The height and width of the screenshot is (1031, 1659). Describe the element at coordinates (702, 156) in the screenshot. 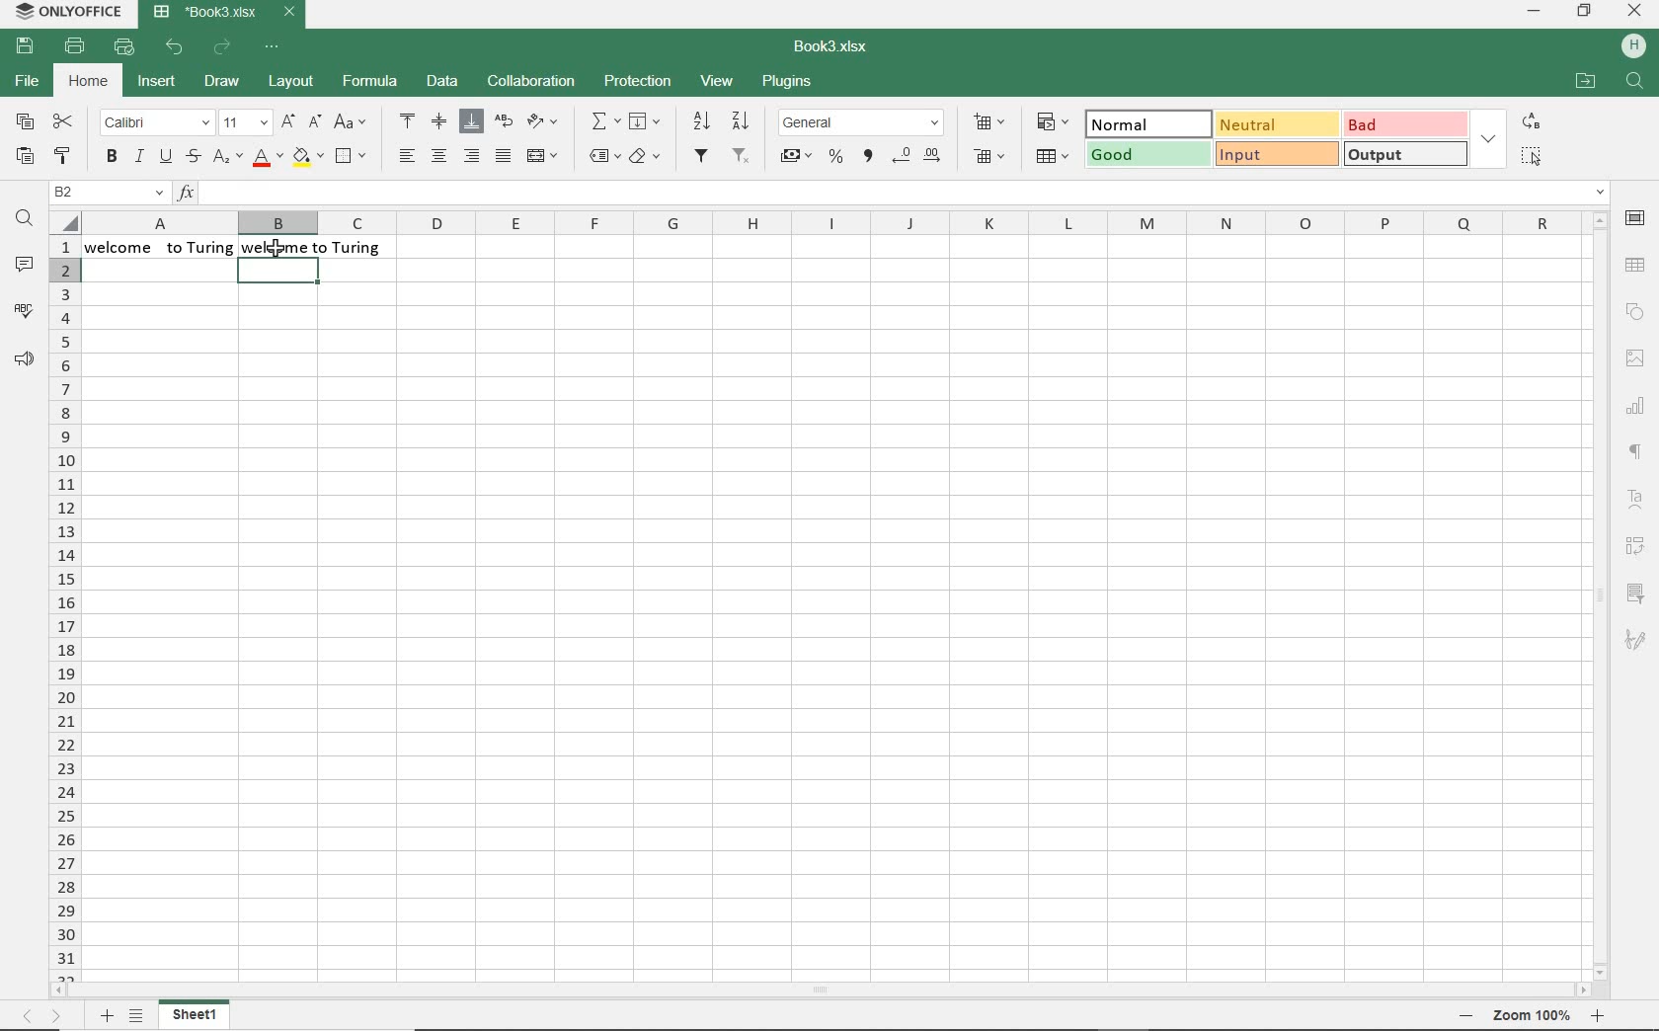

I see `filters` at that location.